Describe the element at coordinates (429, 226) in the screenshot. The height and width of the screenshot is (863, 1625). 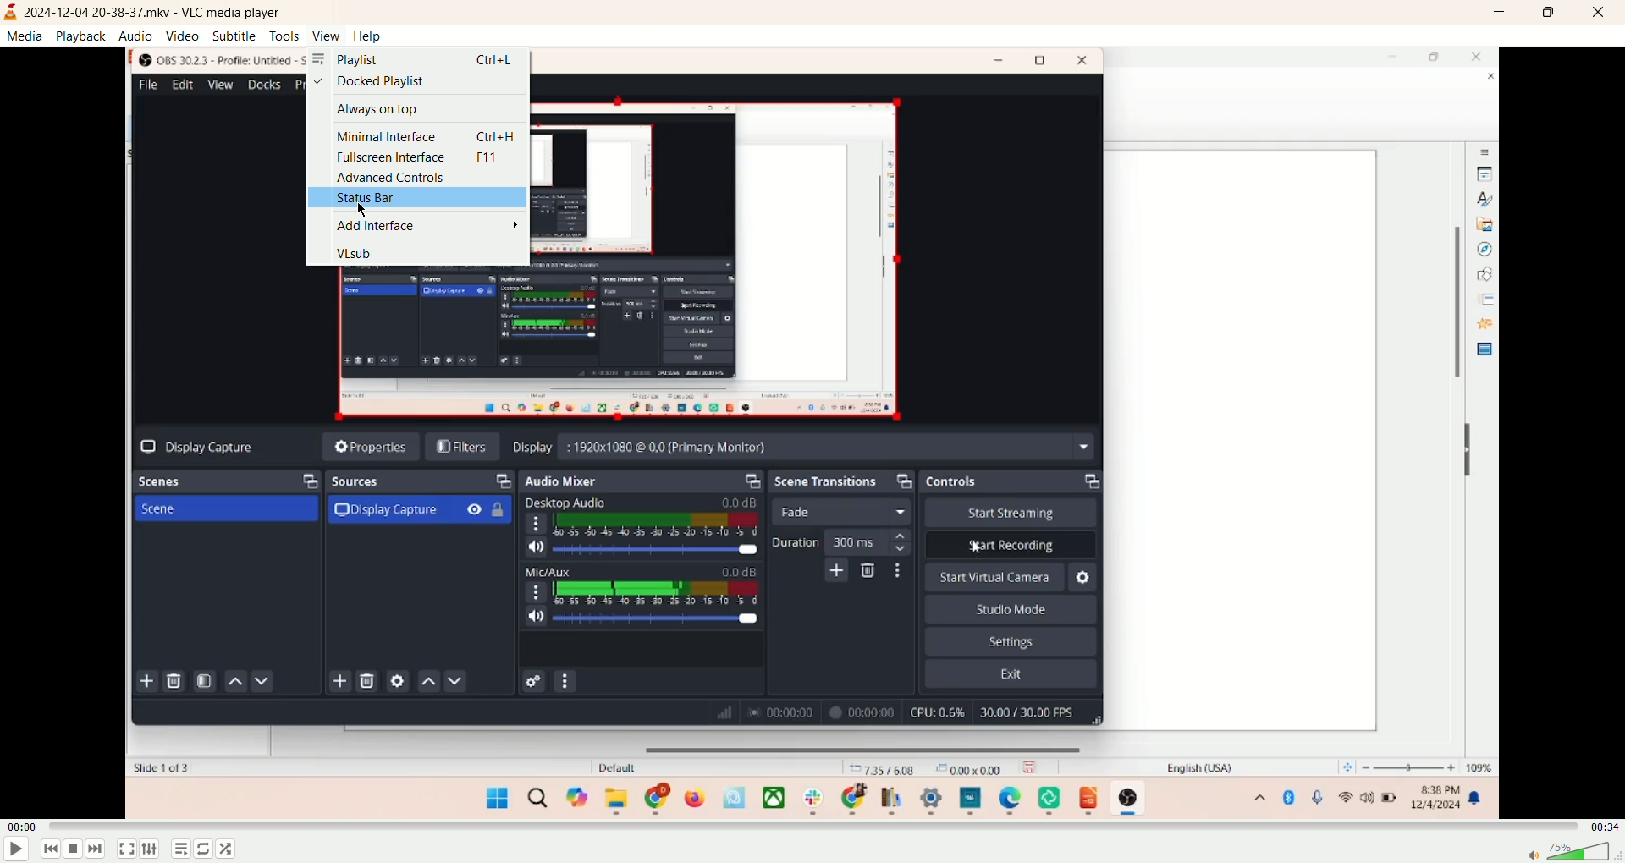
I see `add interface` at that location.